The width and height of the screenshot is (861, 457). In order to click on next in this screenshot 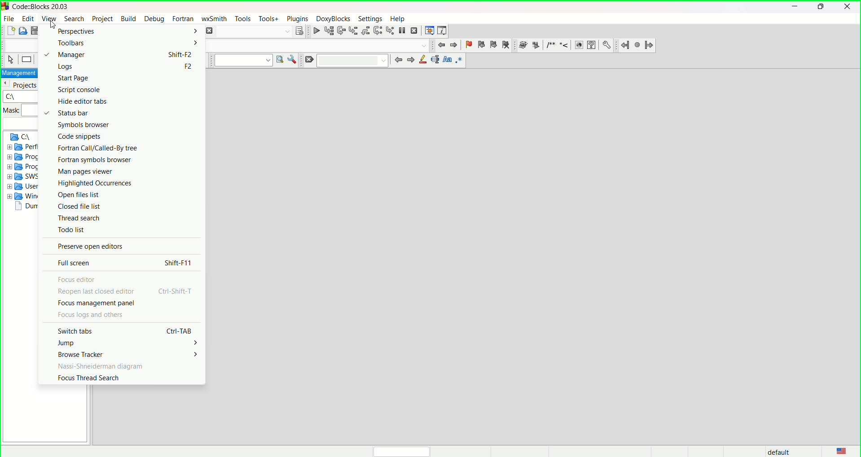, I will do `click(411, 61)`.